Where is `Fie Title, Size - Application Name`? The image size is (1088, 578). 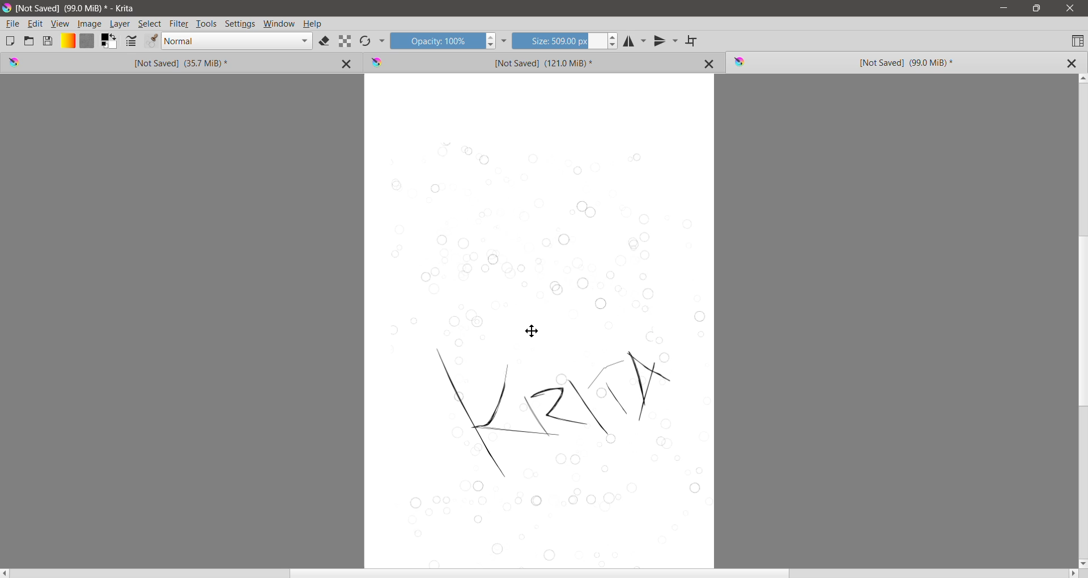 Fie Title, Size - Application Name is located at coordinates (78, 8).